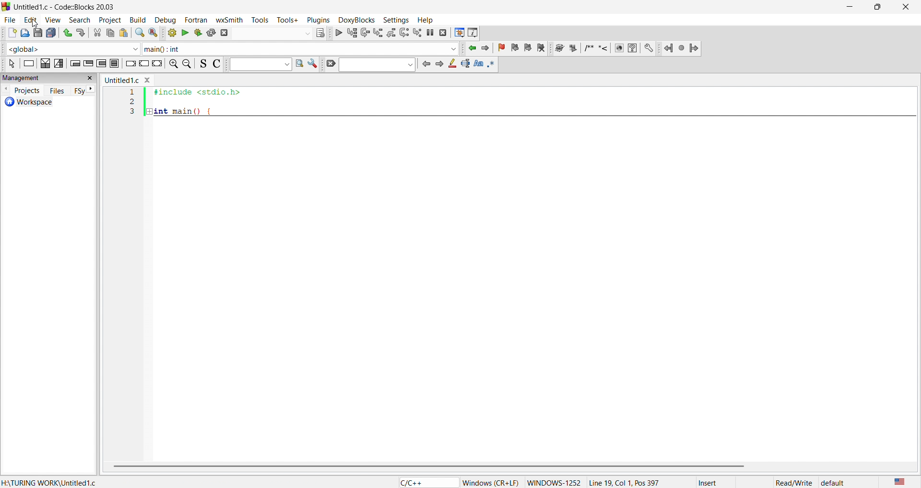 This screenshot has width=921, height=488. I want to click on search box, so click(258, 65).